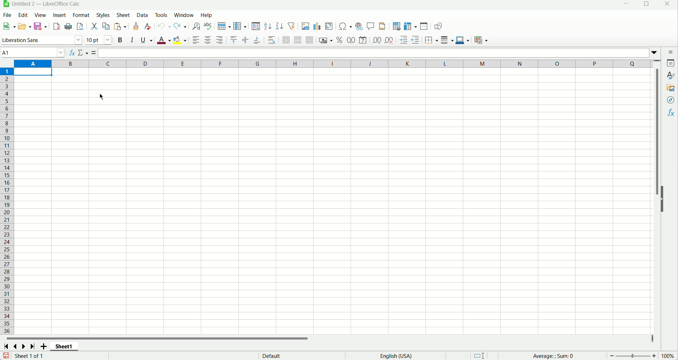 Image resolution: width=678 pixels, height=360 pixels. I want to click on Insert image, so click(305, 26).